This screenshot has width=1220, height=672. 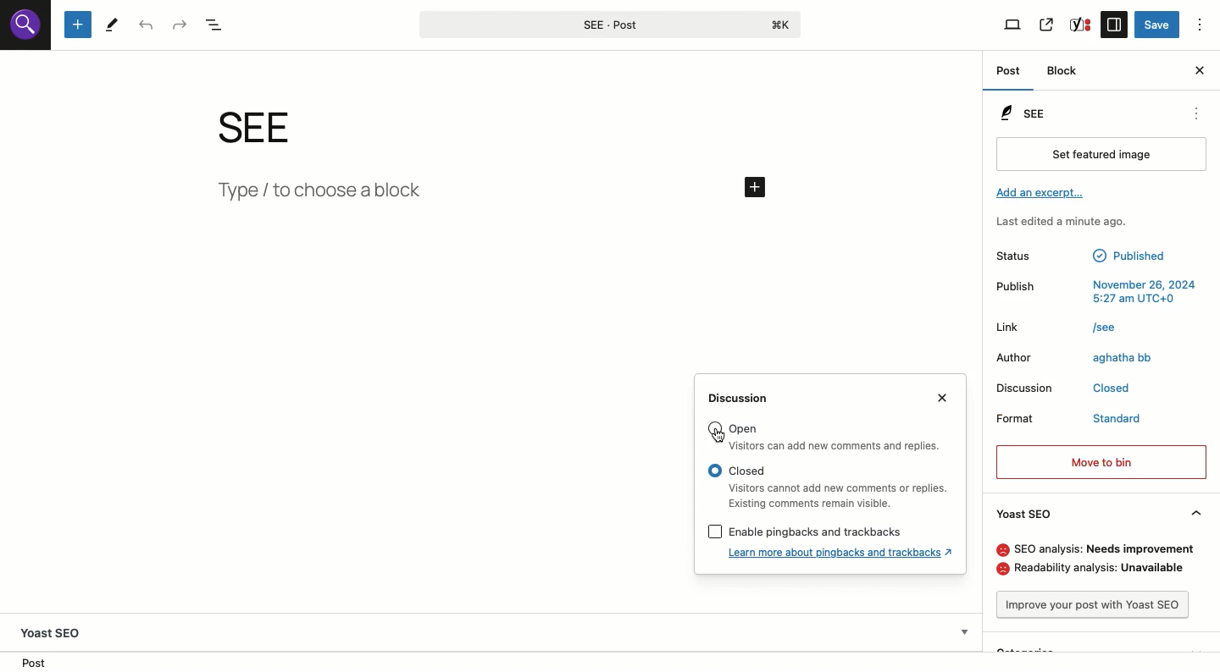 I want to click on see, so click(x=273, y=127).